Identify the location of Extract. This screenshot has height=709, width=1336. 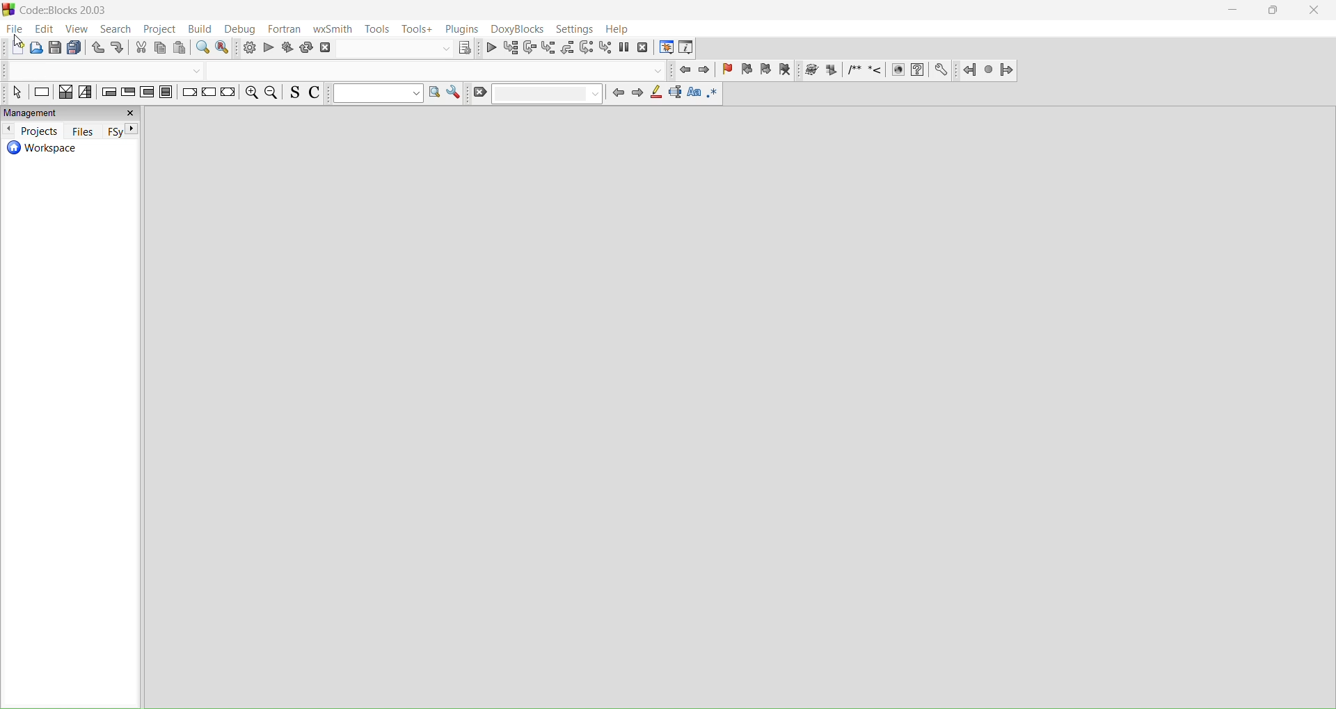
(830, 70).